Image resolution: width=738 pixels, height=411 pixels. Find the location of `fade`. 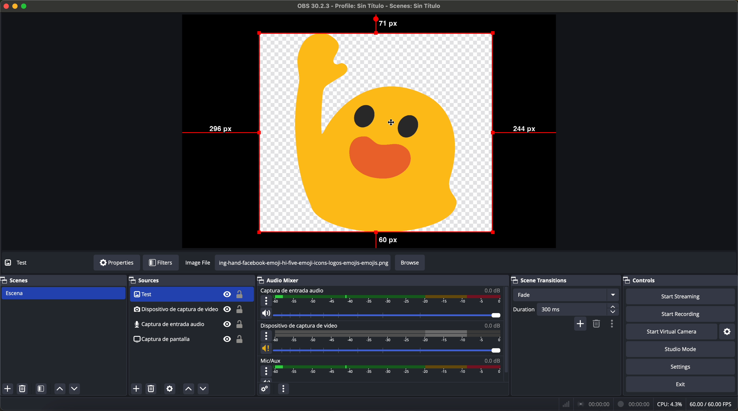

fade is located at coordinates (565, 295).